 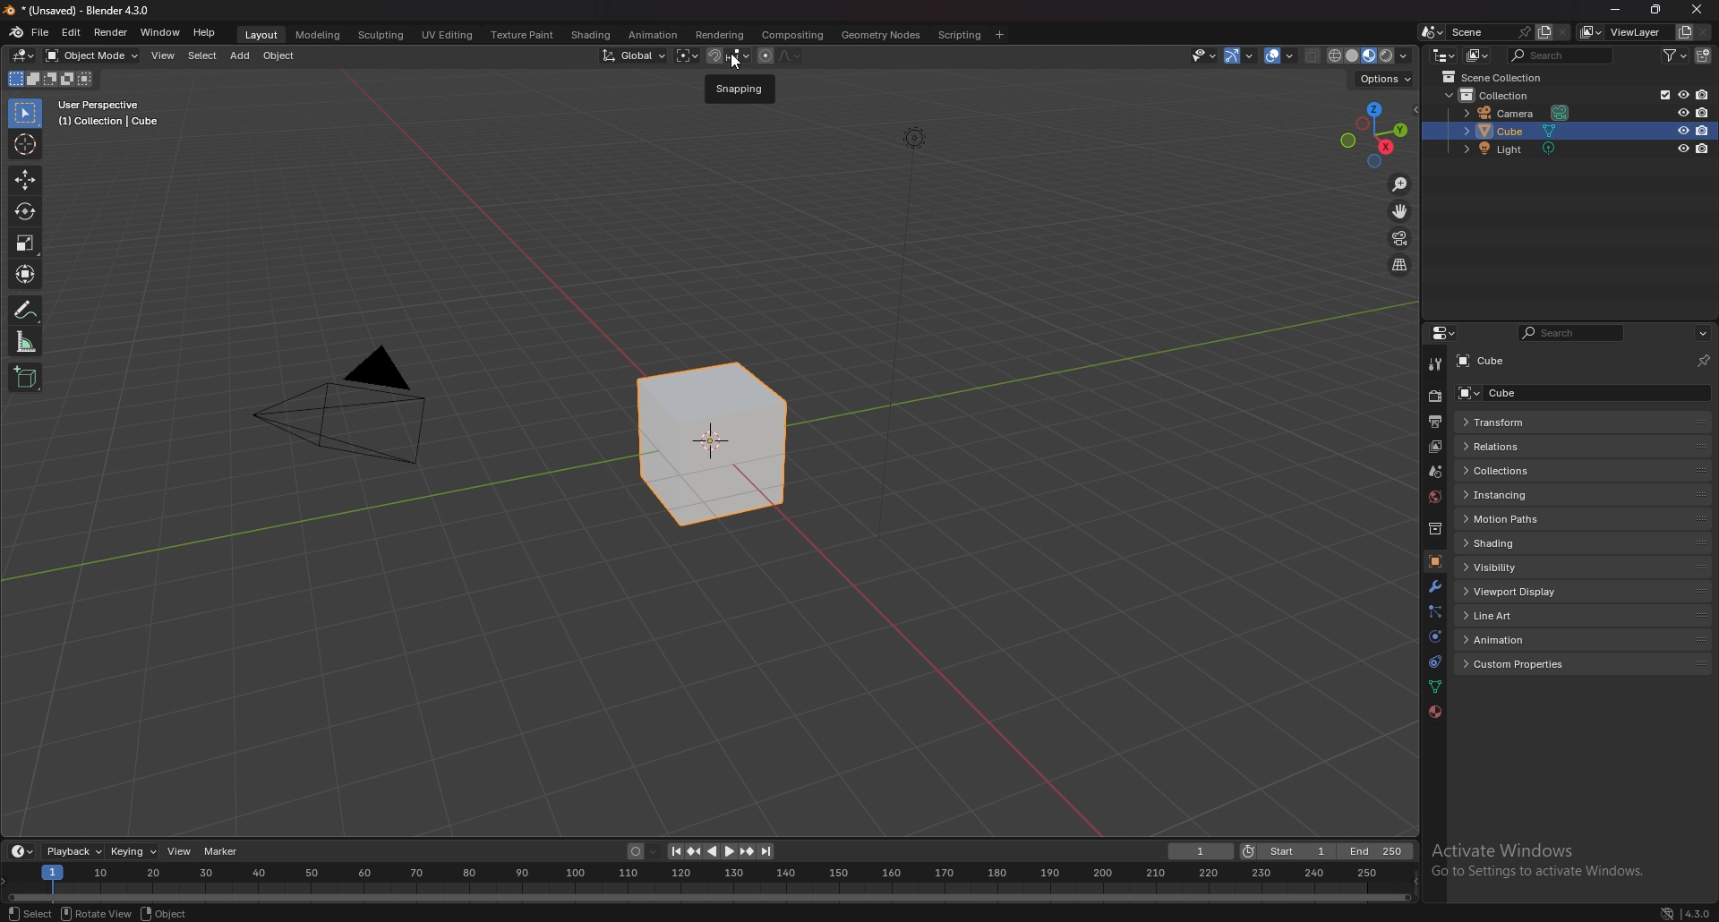 What do you see at coordinates (1705, 130) in the screenshot?
I see `disable in renders` at bounding box center [1705, 130].